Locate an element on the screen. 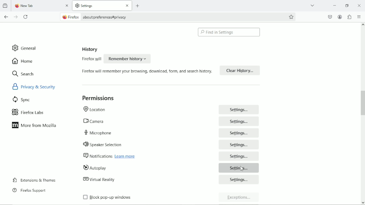 This screenshot has width=365, height=205. settings is located at coordinates (92, 6).